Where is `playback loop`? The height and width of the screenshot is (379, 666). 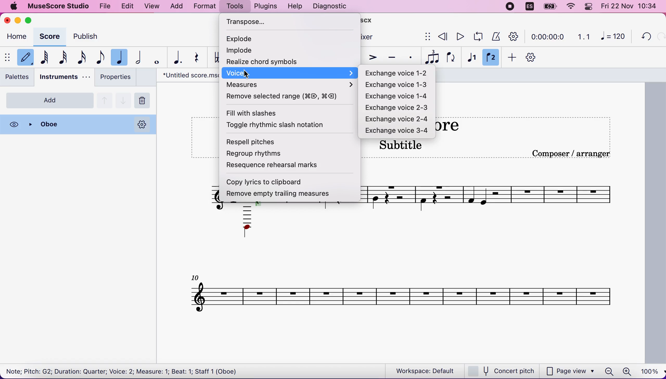
playback loop is located at coordinates (477, 37).